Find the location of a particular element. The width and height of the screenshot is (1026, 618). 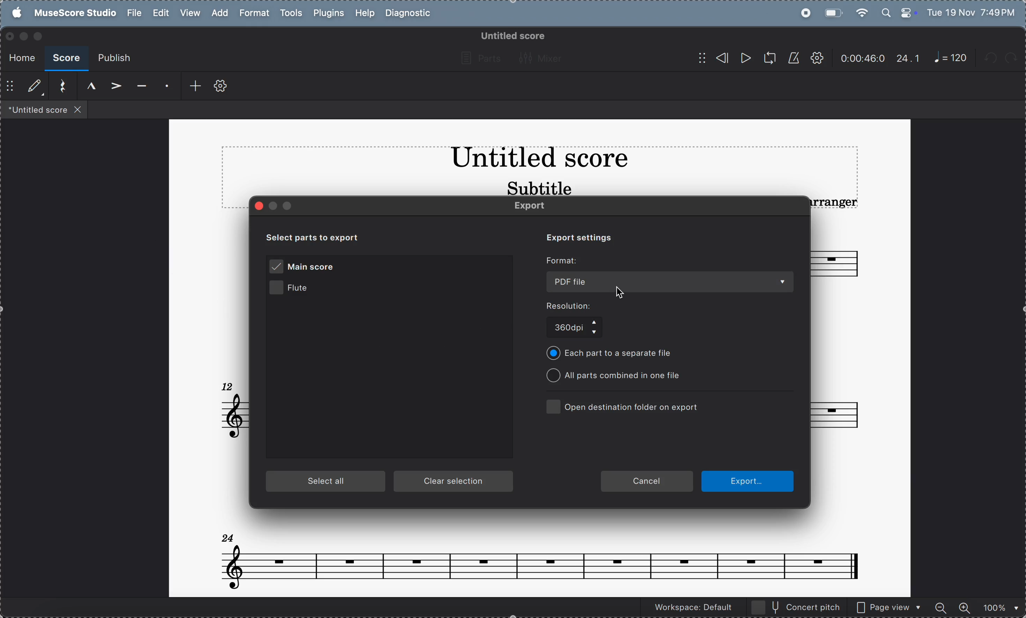

Export is located at coordinates (748, 481).